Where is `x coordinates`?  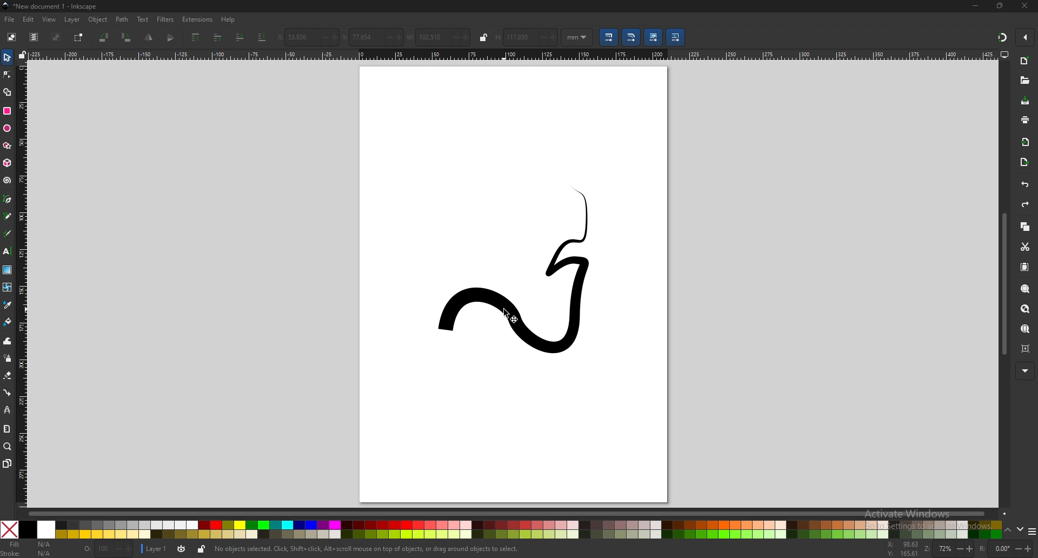
x coordinates is located at coordinates (308, 37).